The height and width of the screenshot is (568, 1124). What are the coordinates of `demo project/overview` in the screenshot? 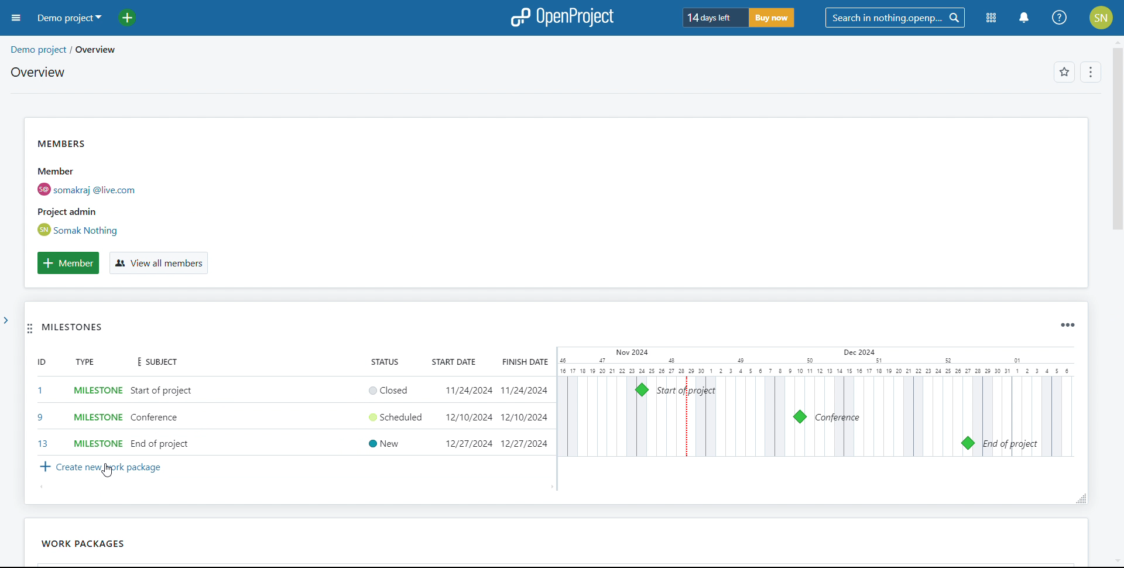 It's located at (63, 50).